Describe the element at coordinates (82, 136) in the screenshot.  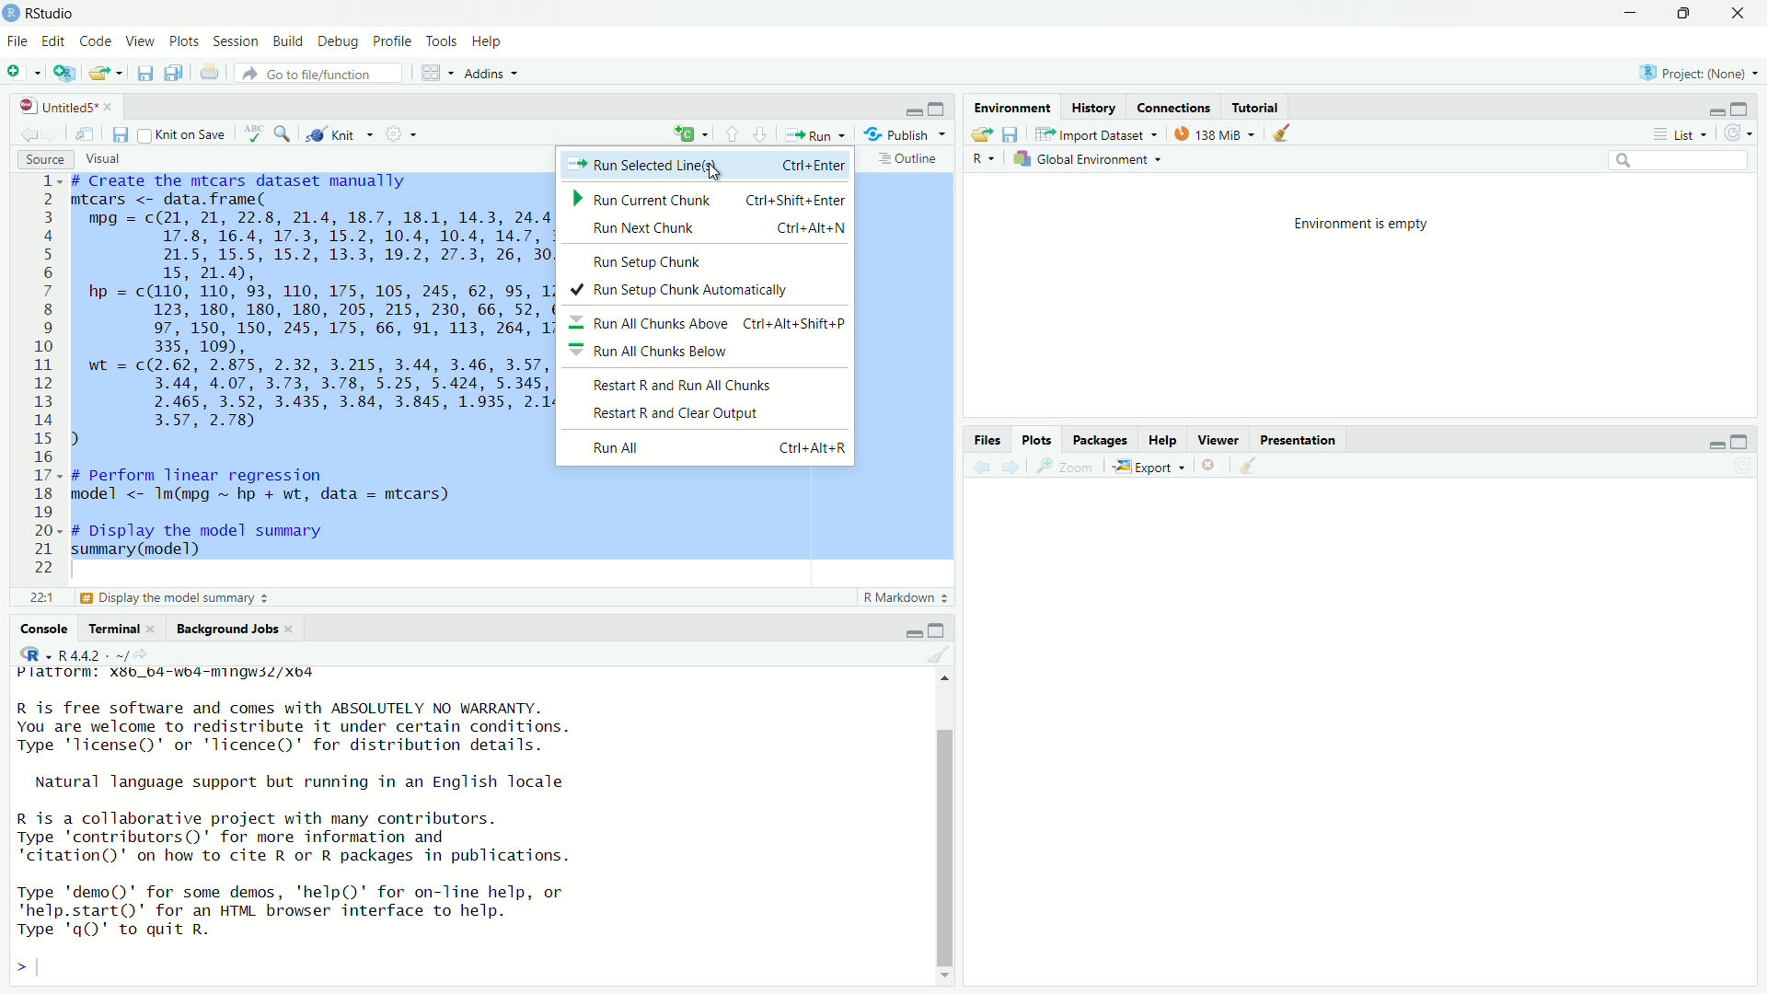
I see `show in new window` at that location.